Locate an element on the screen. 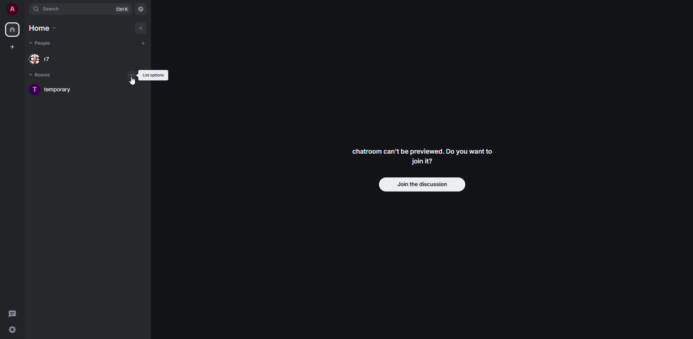 This screenshot has height=339, width=693. ctrl K is located at coordinates (122, 9).